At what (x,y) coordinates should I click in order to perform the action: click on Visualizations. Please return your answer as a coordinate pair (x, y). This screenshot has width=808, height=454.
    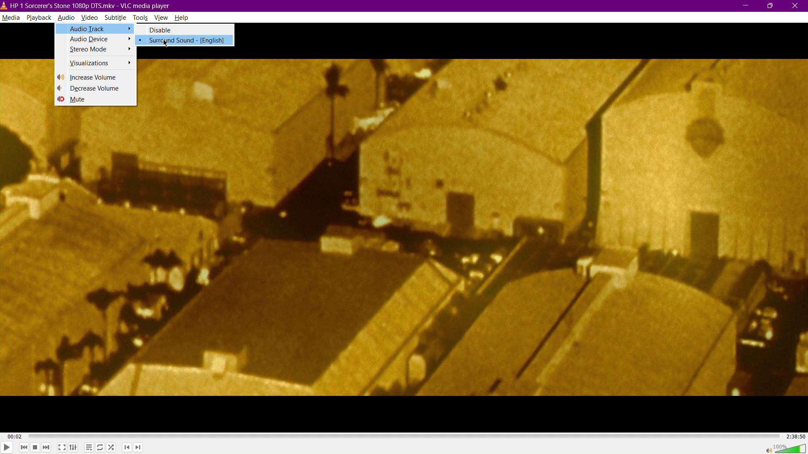
    Looking at the image, I should click on (95, 64).